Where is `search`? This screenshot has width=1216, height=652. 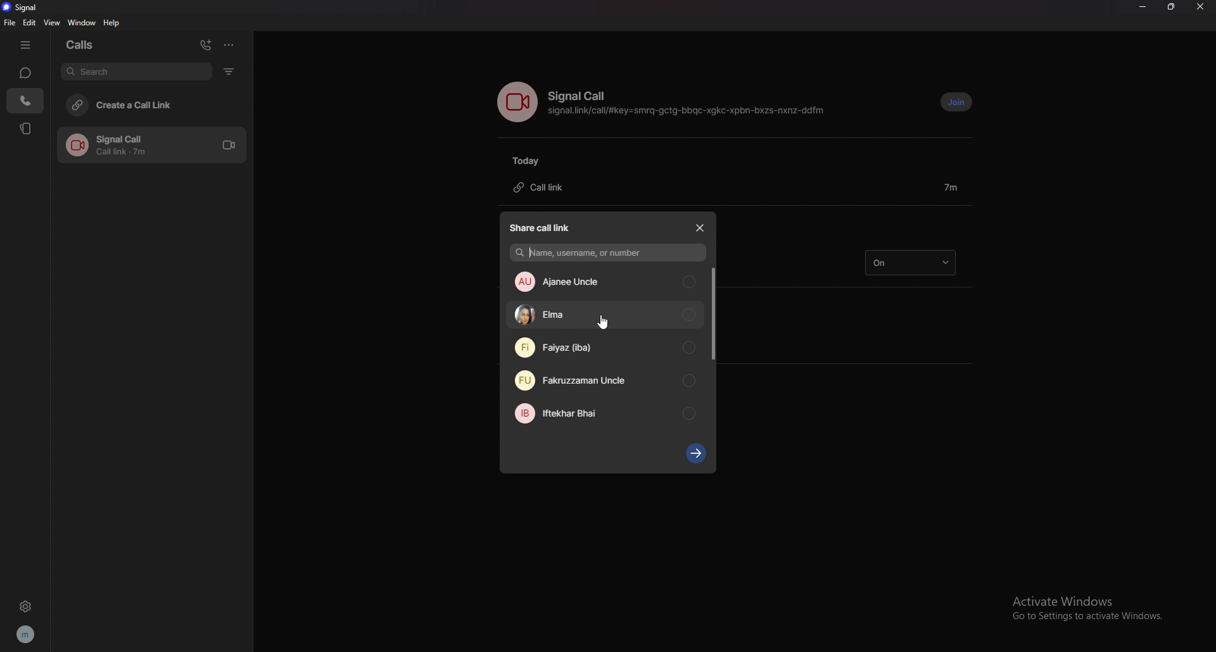
search is located at coordinates (136, 71).